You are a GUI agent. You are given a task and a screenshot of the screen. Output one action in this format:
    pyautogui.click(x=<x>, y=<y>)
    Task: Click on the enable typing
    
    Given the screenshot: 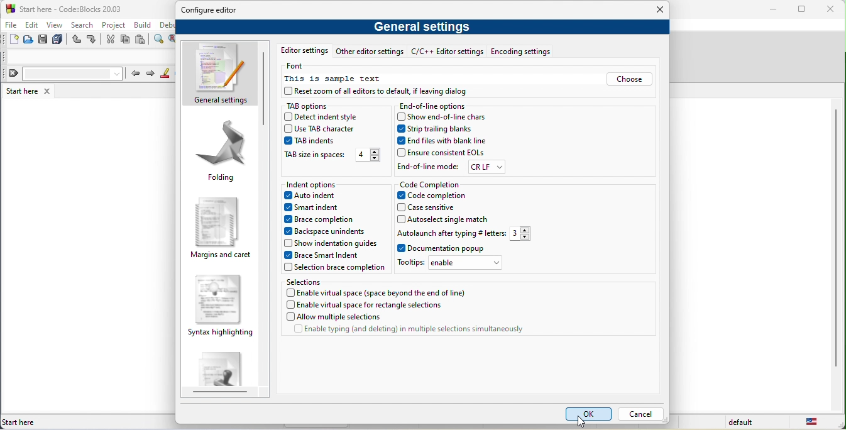 What is the action you would take?
    pyautogui.click(x=412, y=330)
    